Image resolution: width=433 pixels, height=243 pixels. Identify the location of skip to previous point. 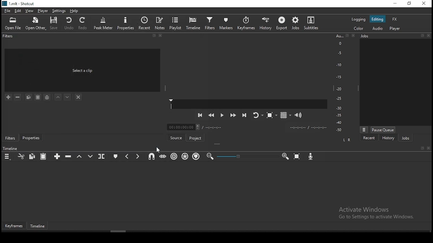
(199, 115).